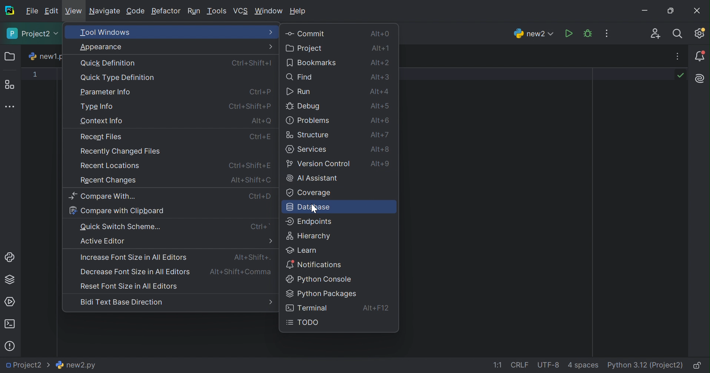 This screenshot has height=373, width=710. I want to click on 4 spaces, so click(582, 366).